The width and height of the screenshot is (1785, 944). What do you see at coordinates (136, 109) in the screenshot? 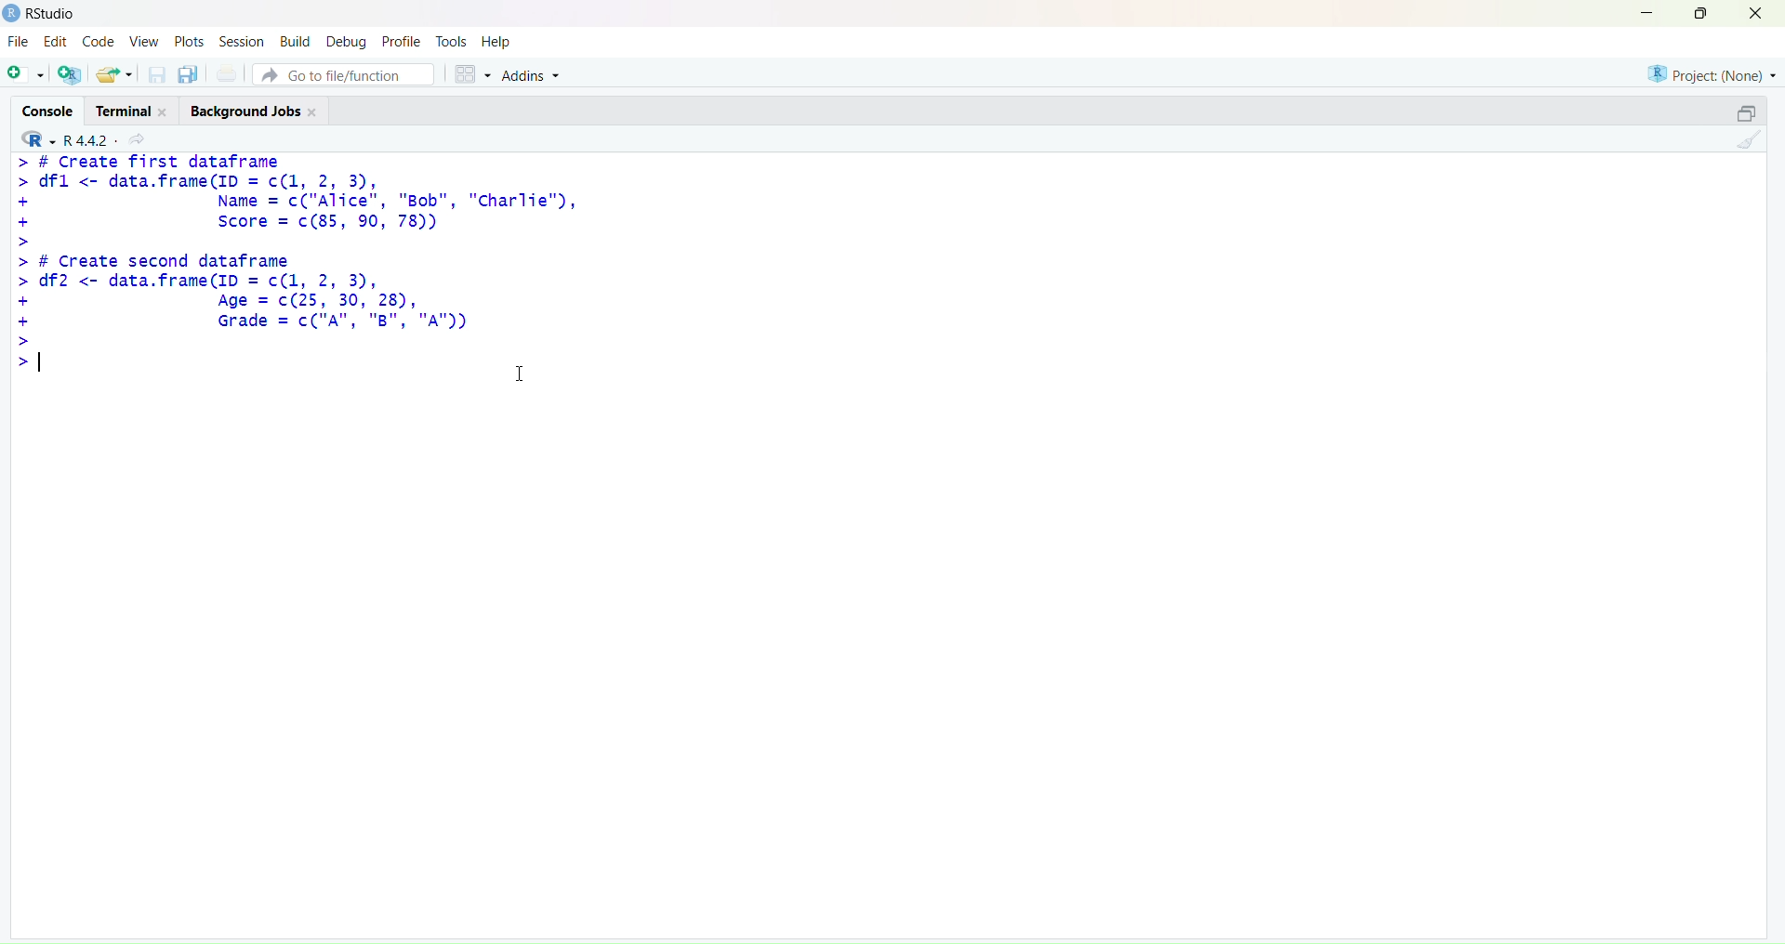
I see `Terminal` at bounding box center [136, 109].